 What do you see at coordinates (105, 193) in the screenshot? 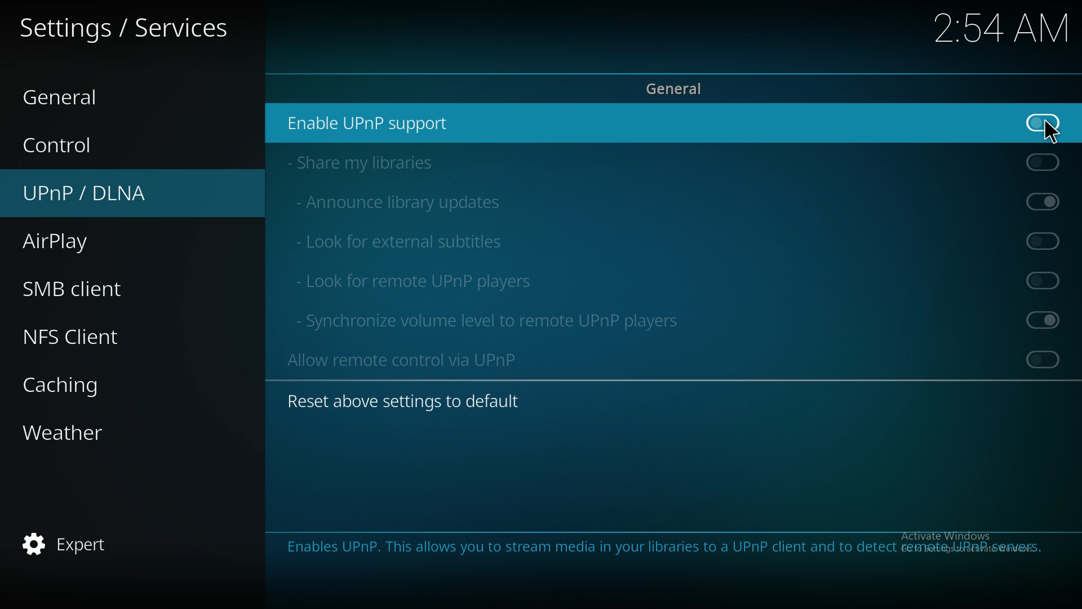
I see `upnp/dlna` at bounding box center [105, 193].